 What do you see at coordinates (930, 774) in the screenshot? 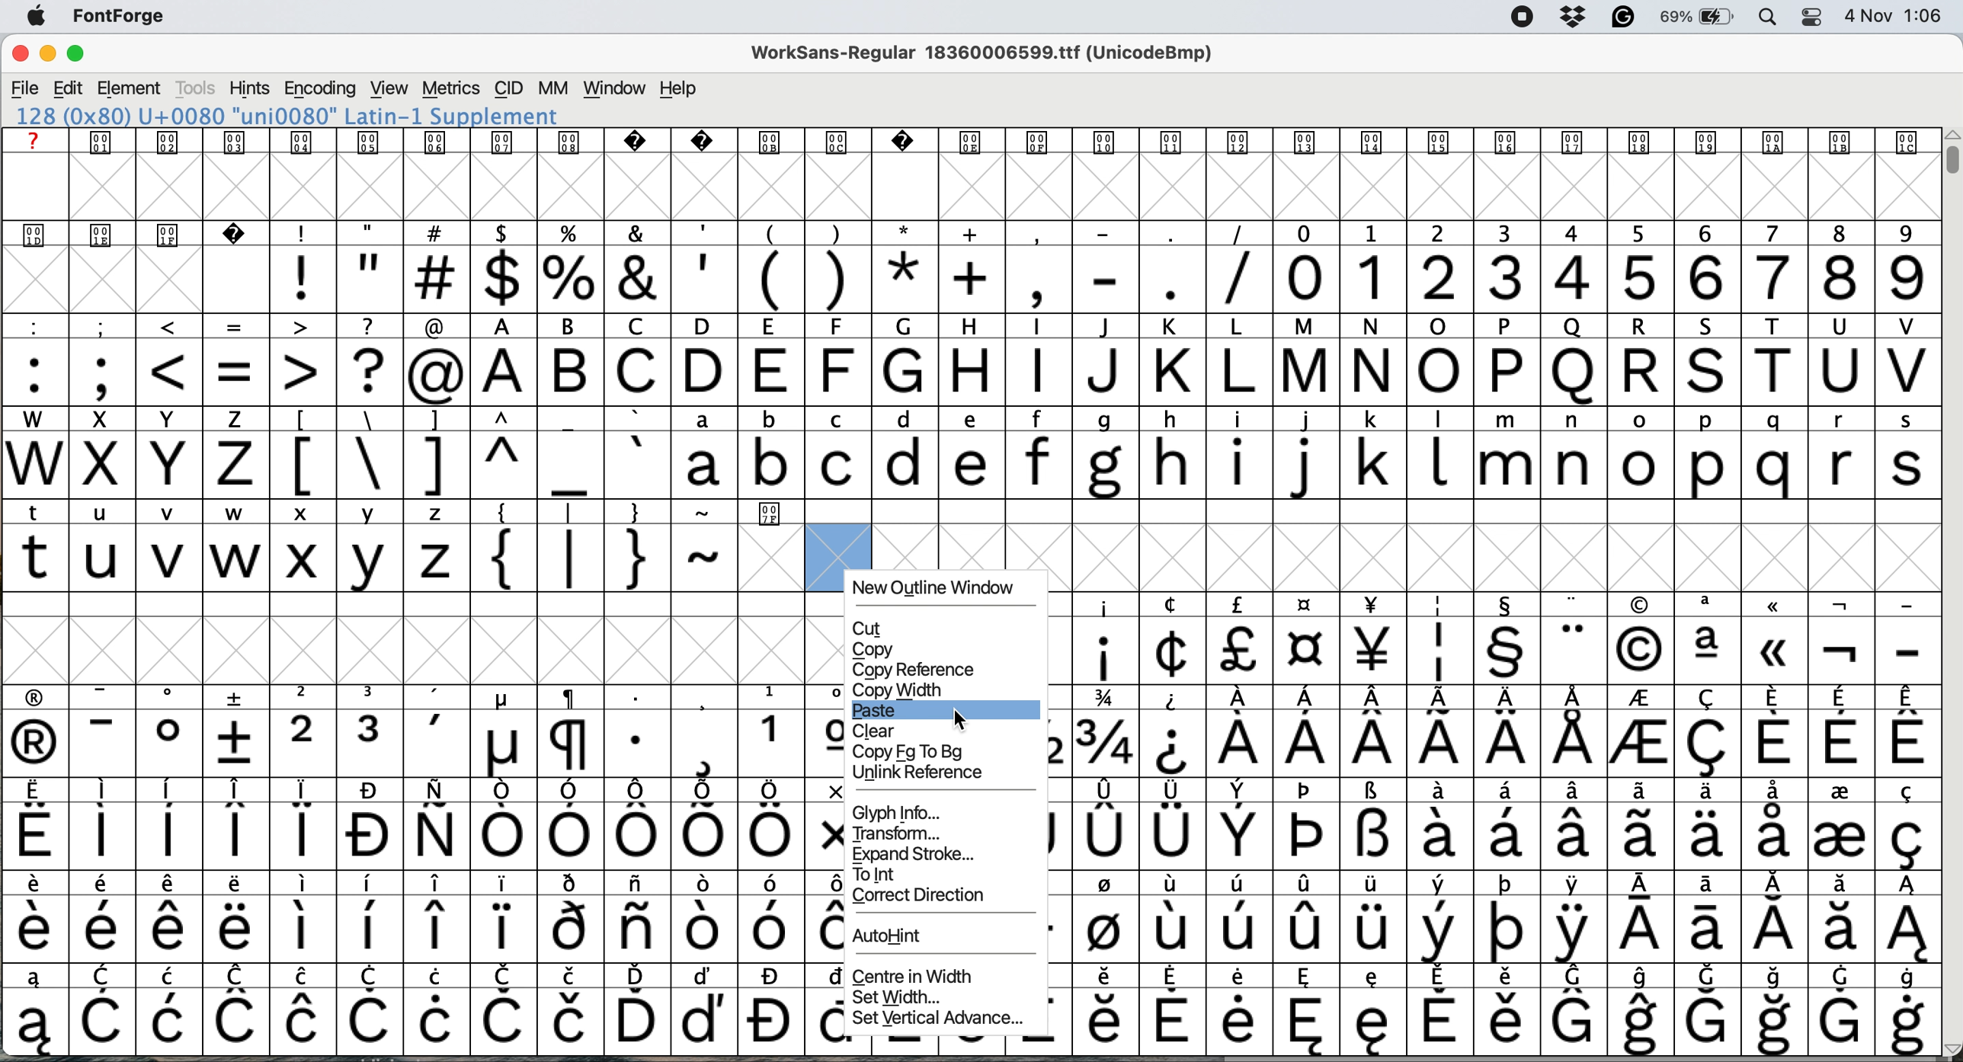
I see `unlink reference` at bounding box center [930, 774].